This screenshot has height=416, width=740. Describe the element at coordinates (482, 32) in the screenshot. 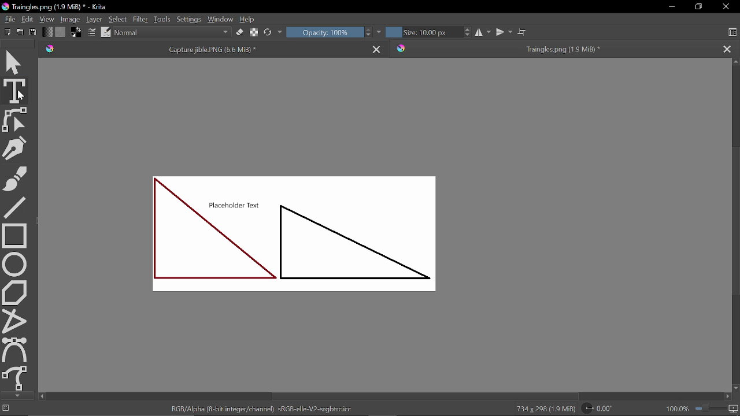

I see `Horizontal mirror` at that location.